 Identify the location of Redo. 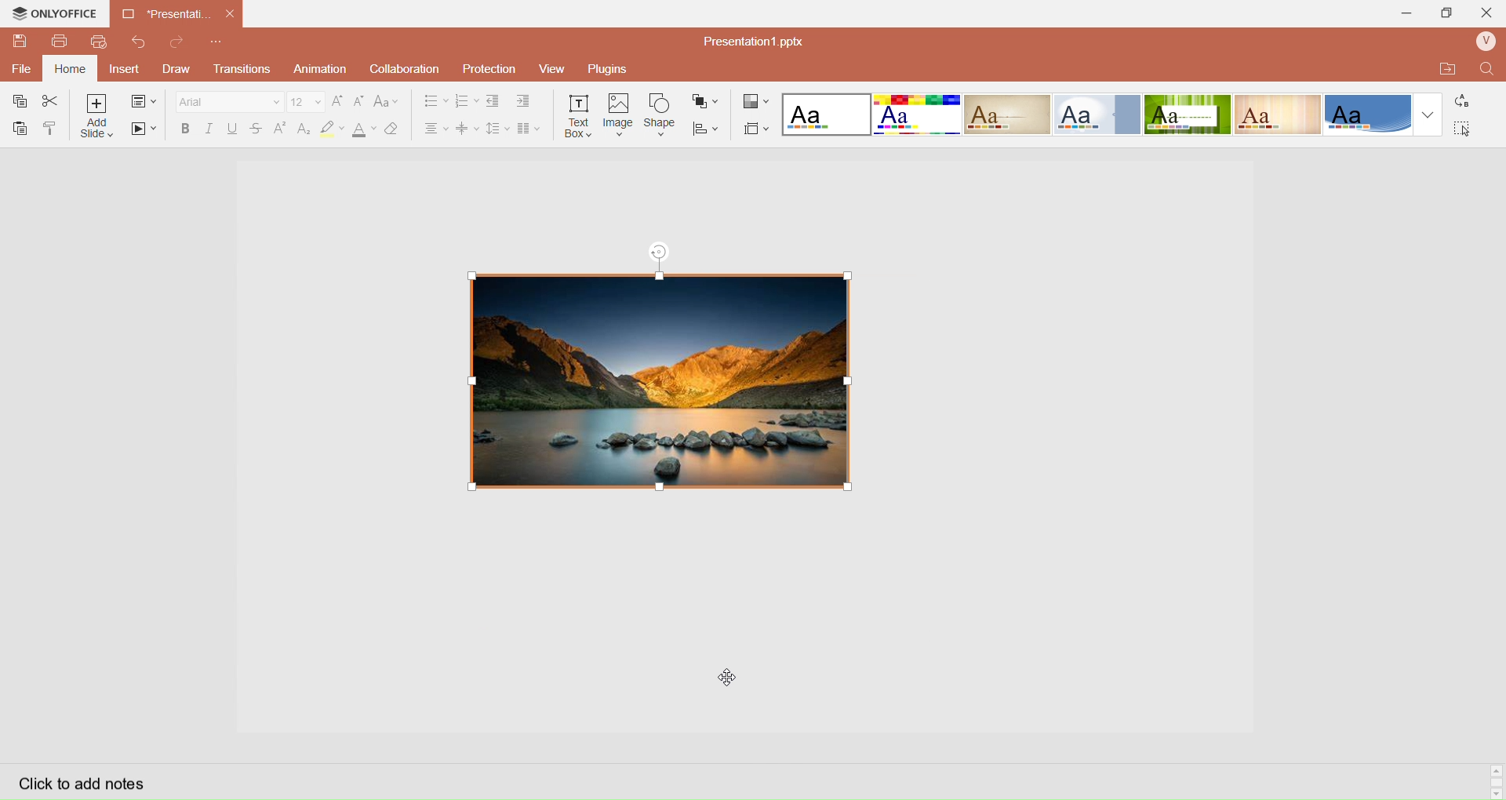
(140, 42).